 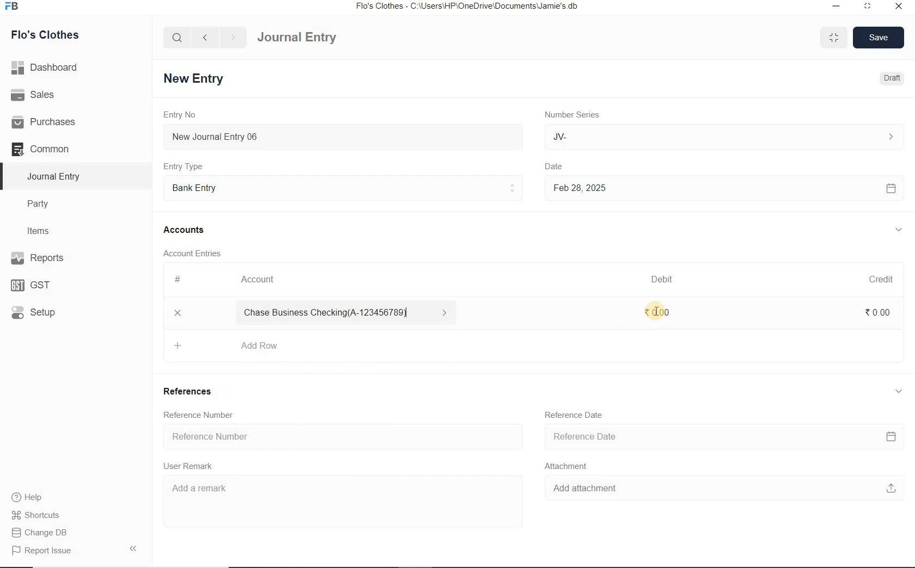 I want to click on Reference Number, so click(x=340, y=437).